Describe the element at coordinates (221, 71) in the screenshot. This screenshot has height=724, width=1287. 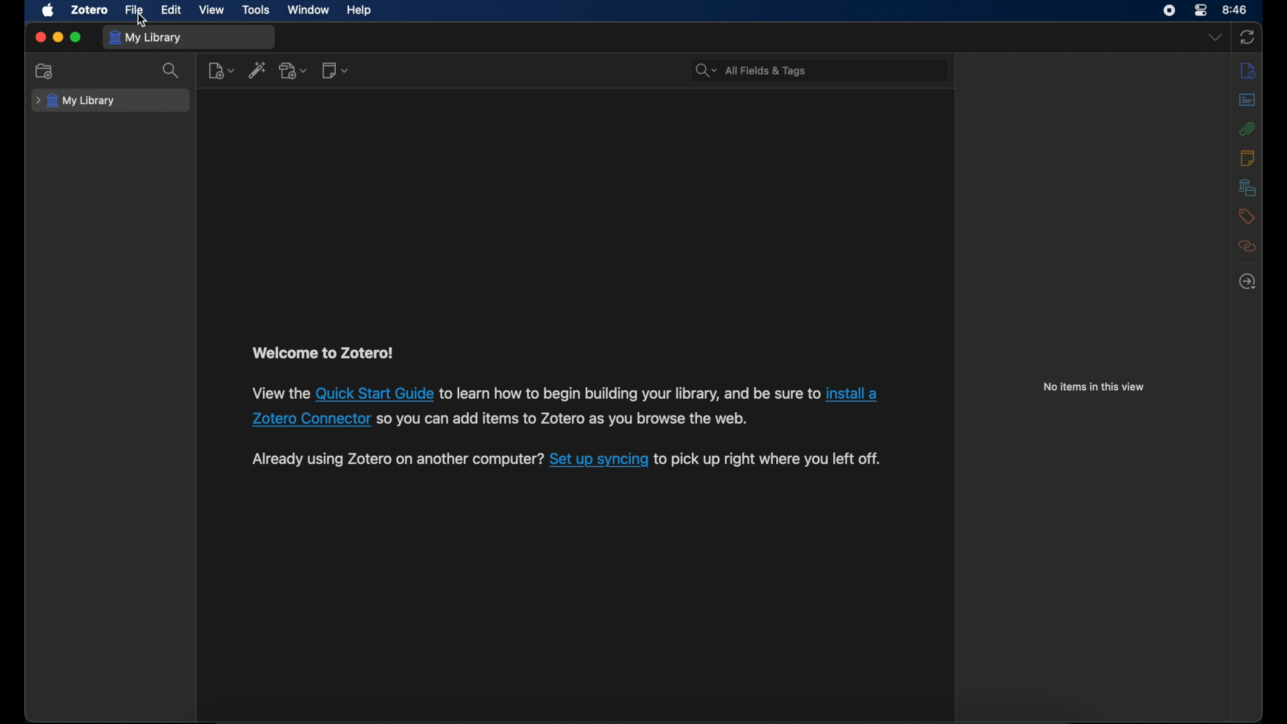
I see `new item` at that location.